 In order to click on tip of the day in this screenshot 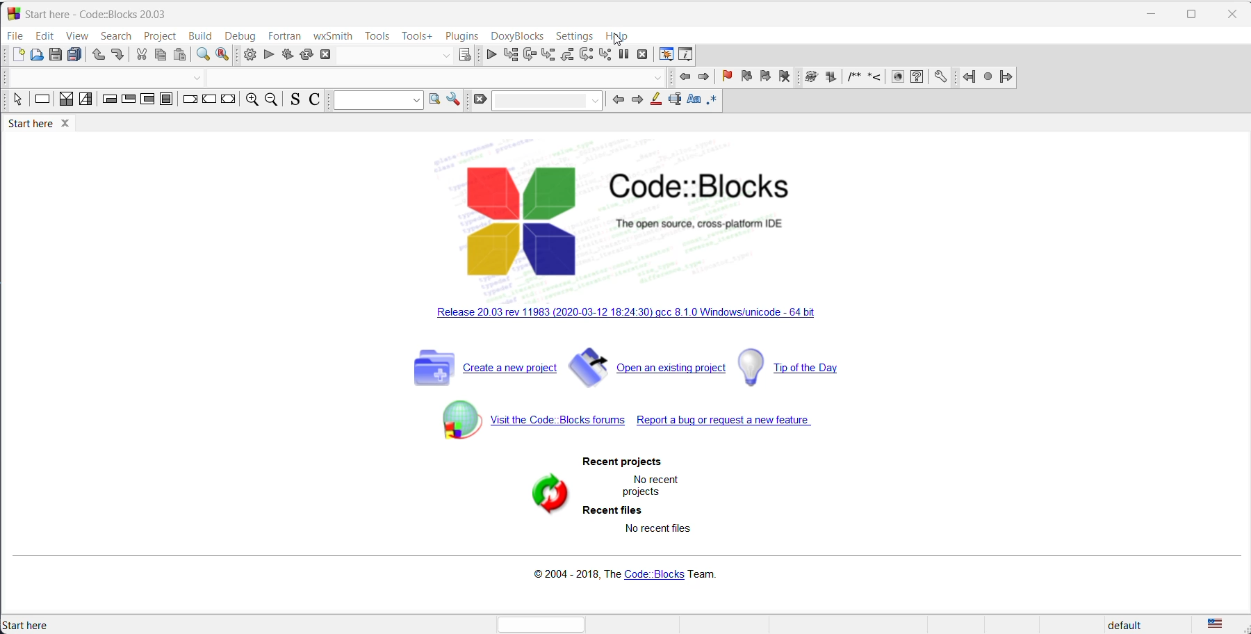, I will do `click(793, 367)`.